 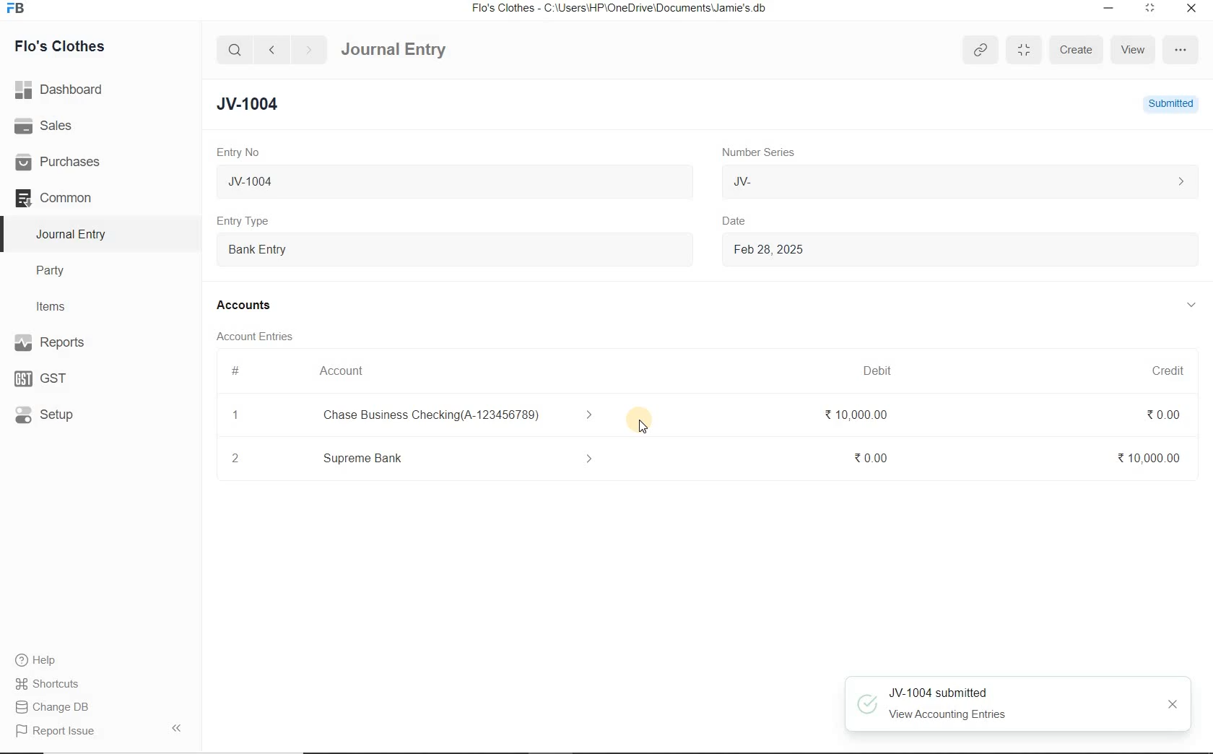 What do you see at coordinates (39, 660) in the screenshot?
I see `Help` at bounding box center [39, 660].